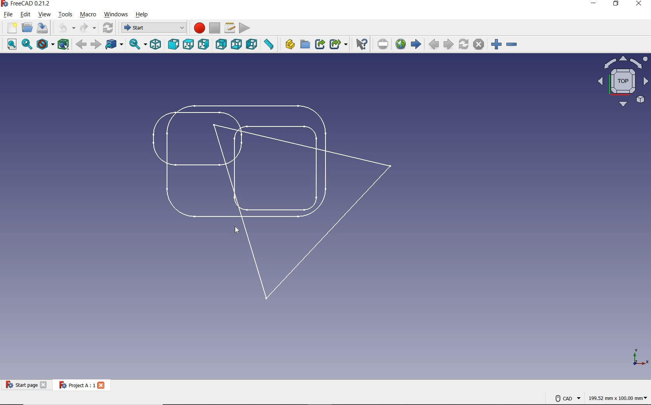  I want to click on MACROS, so click(230, 28).